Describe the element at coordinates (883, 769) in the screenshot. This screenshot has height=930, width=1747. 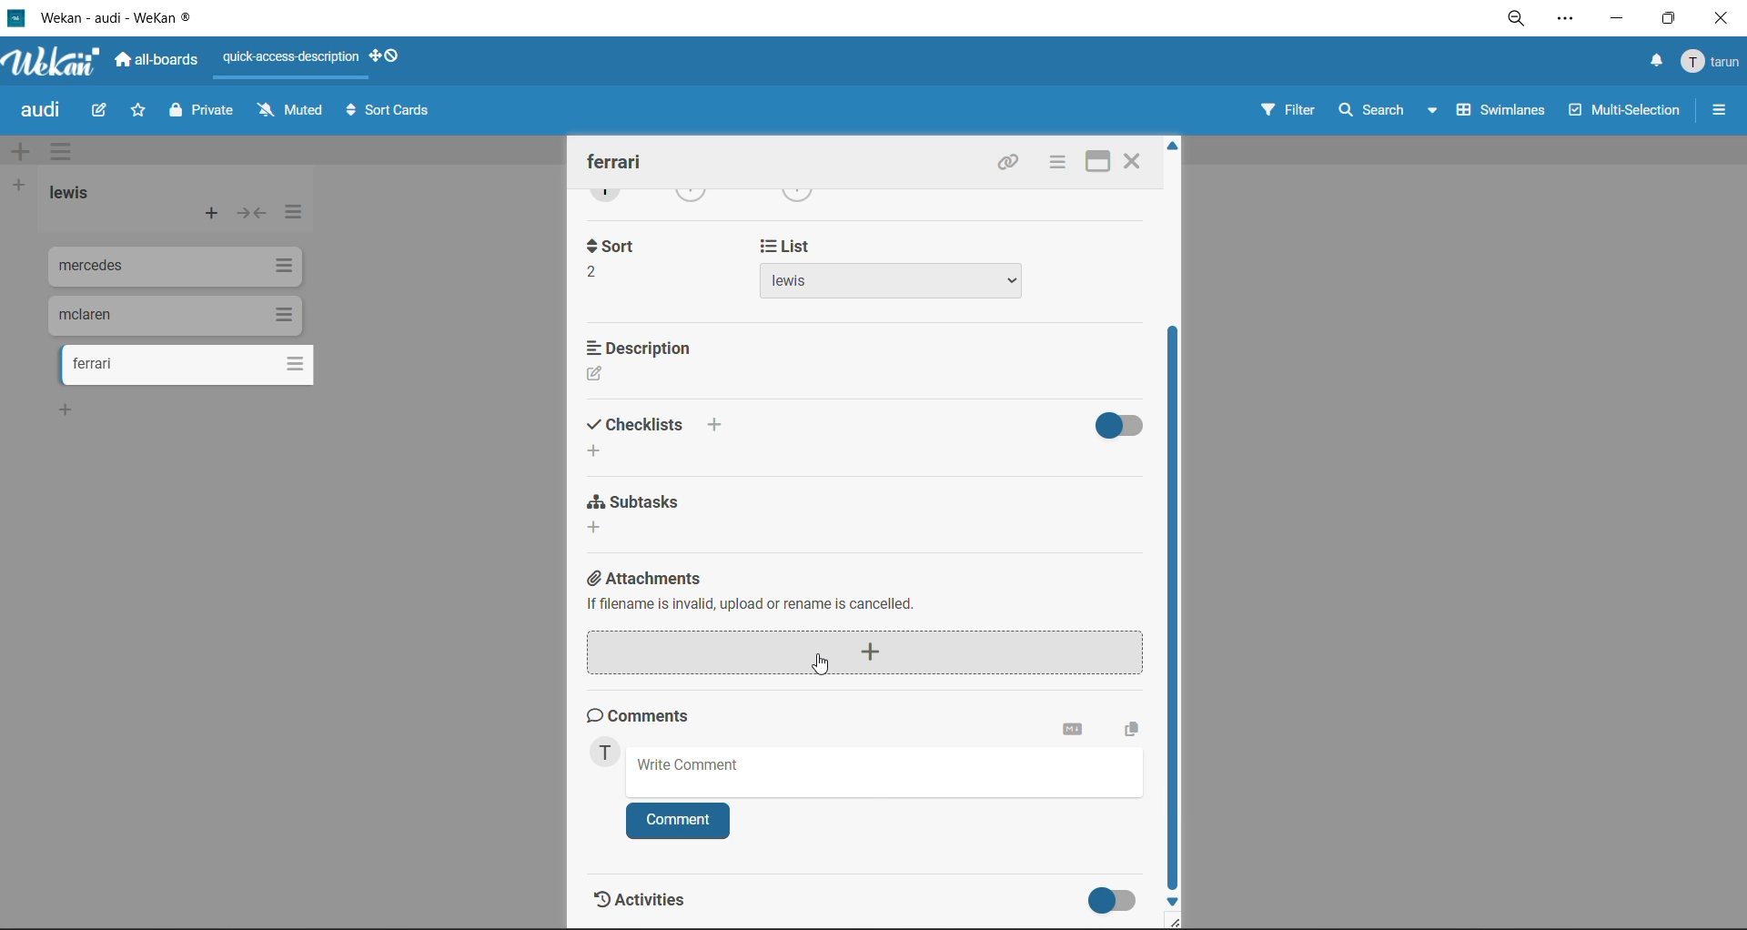
I see `comment box` at that location.